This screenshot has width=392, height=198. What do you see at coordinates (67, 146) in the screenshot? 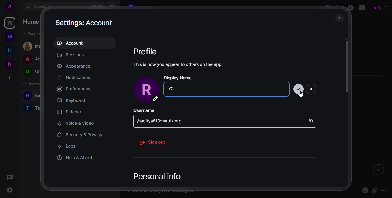
I see `labs` at bounding box center [67, 146].